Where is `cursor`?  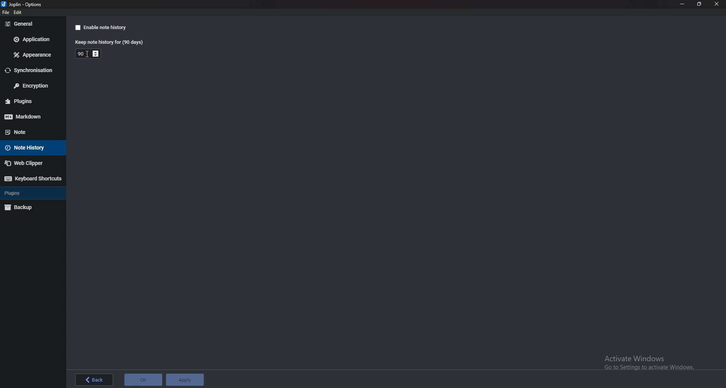 cursor is located at coordinates (85, 54).